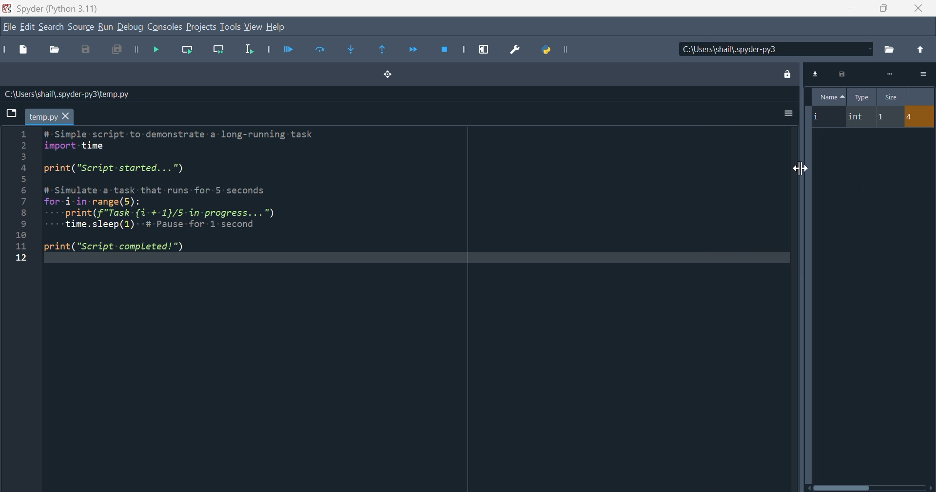 This screenshot has height=492, width=936. What do you see at coordinates (149, 52) in the screenshot?
I see `Debug file` at bounding box center [149, 52].